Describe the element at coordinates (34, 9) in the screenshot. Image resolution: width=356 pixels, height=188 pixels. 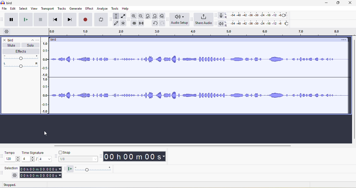
I see `view` at that location.